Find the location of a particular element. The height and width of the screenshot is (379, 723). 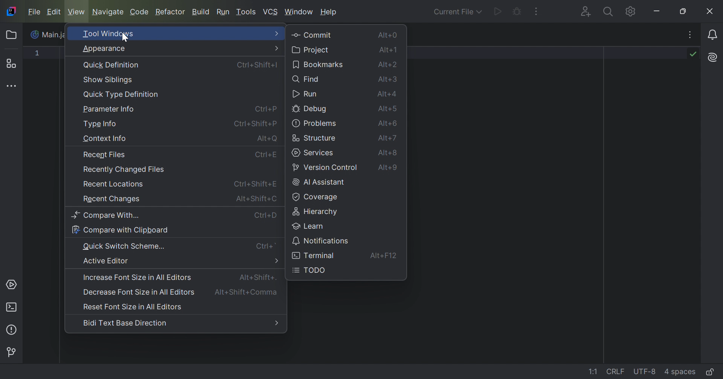

Edit is located at coordinates (53, 12).